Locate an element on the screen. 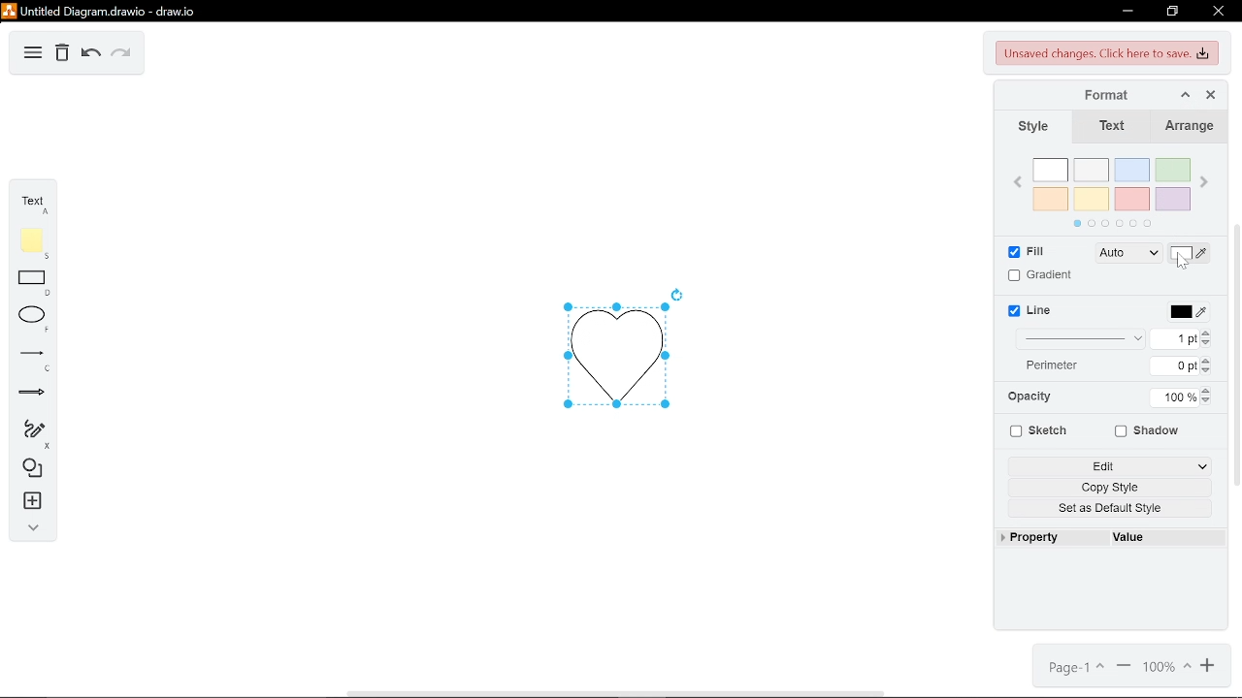 The image size is (1242, 698). gradient is located at coordinates (1039, 275).